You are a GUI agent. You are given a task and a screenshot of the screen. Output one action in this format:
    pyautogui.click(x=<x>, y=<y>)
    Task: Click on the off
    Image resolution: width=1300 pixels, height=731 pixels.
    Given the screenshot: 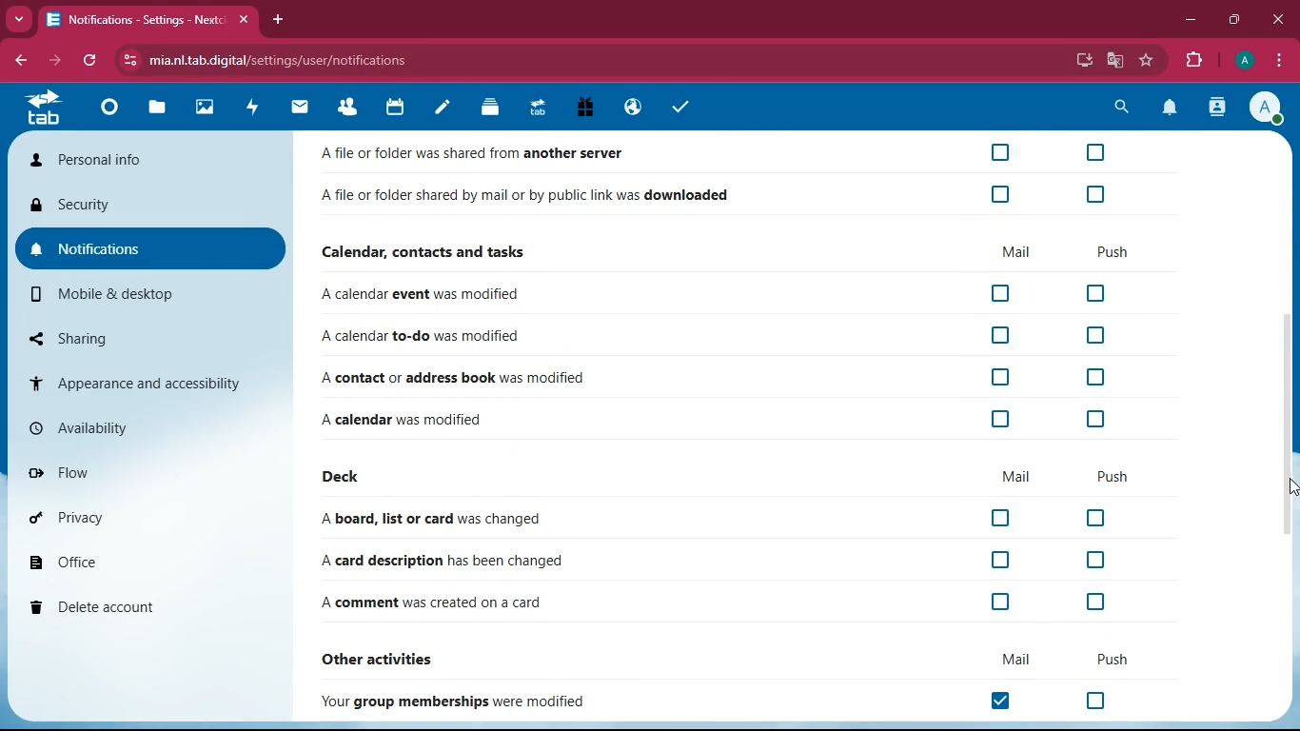 What is the action you would take?
    pyautogui.click(x=1097, y=191)
    